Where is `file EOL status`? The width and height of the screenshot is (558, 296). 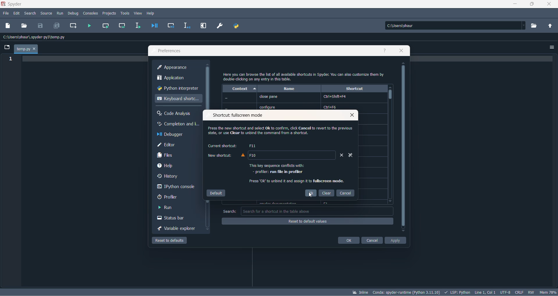
file EOL status is located at coordinates (520, 292).